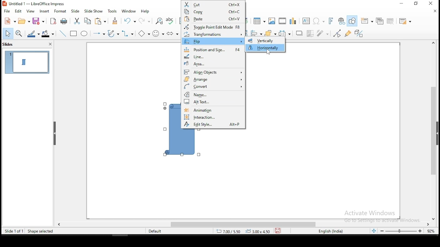 The image size is (440, 247). I want to click on slide show, so click(94, 12).